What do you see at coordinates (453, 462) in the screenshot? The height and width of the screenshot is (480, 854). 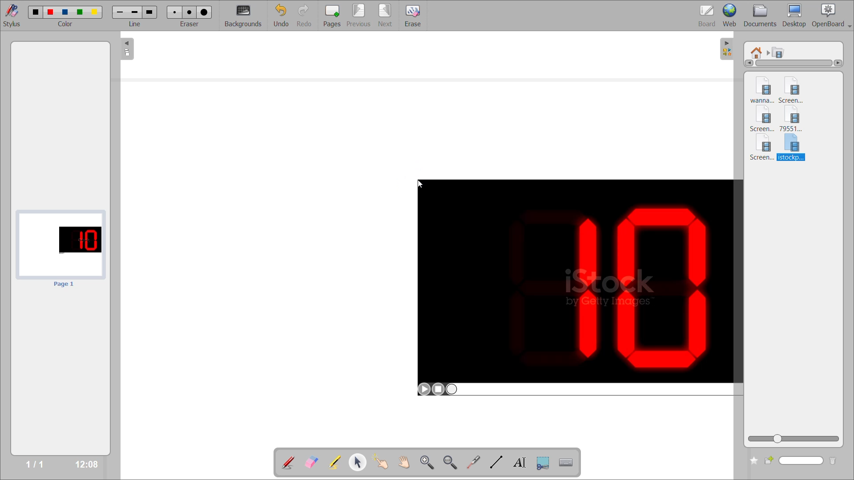 I see `zoom out` at bounding box center [453, 462].